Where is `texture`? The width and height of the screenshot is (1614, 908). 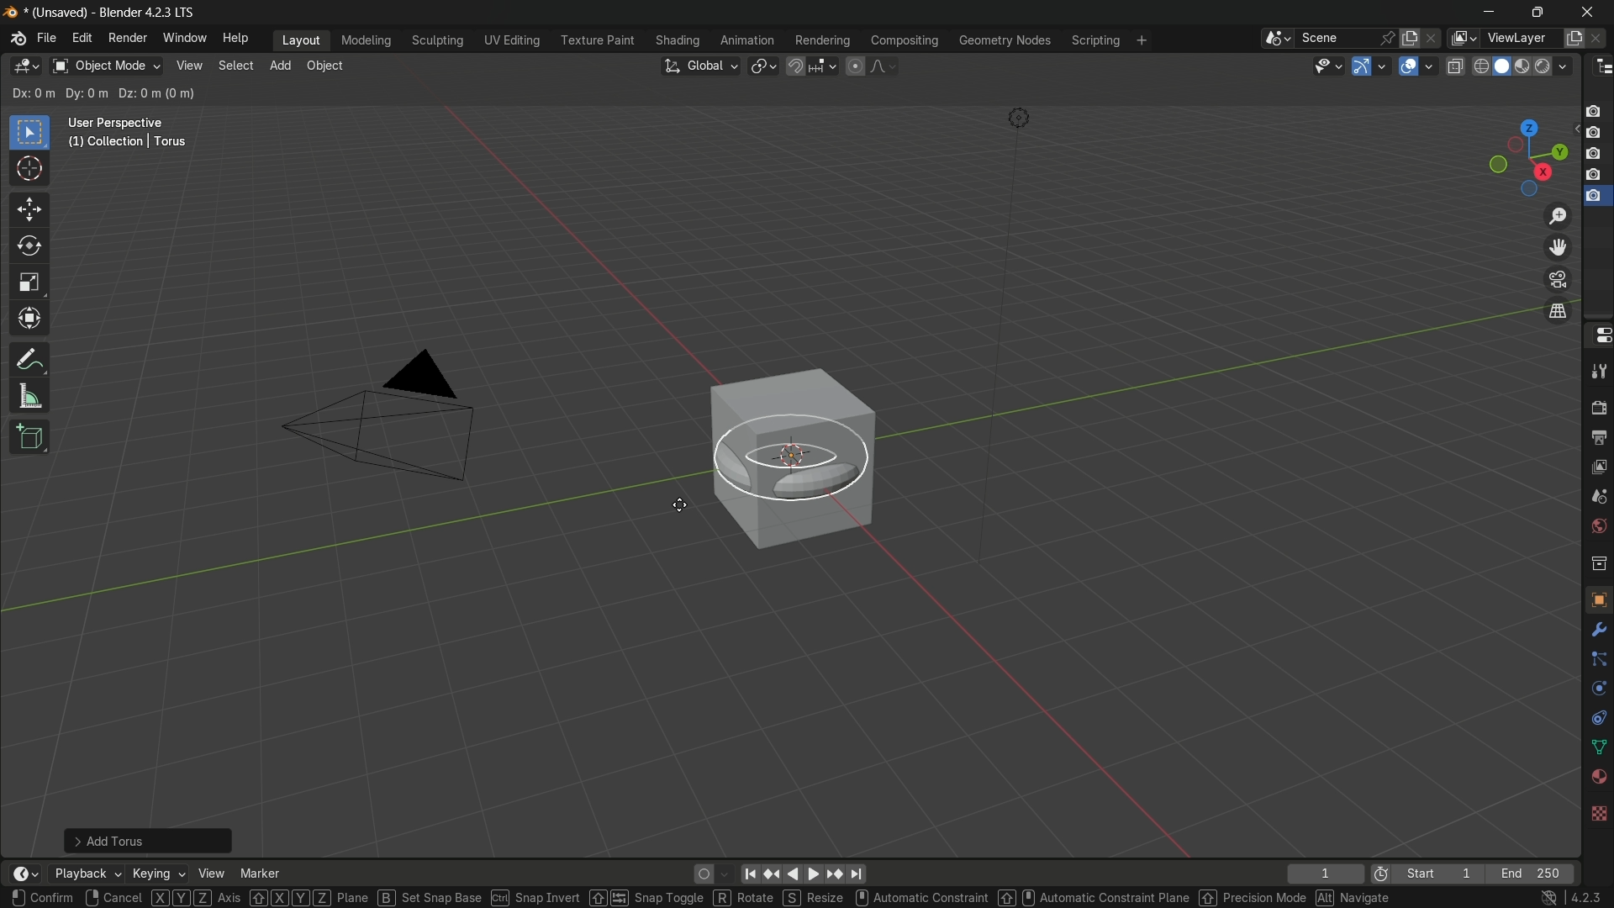 texture is located at coordinates (1598, 812).